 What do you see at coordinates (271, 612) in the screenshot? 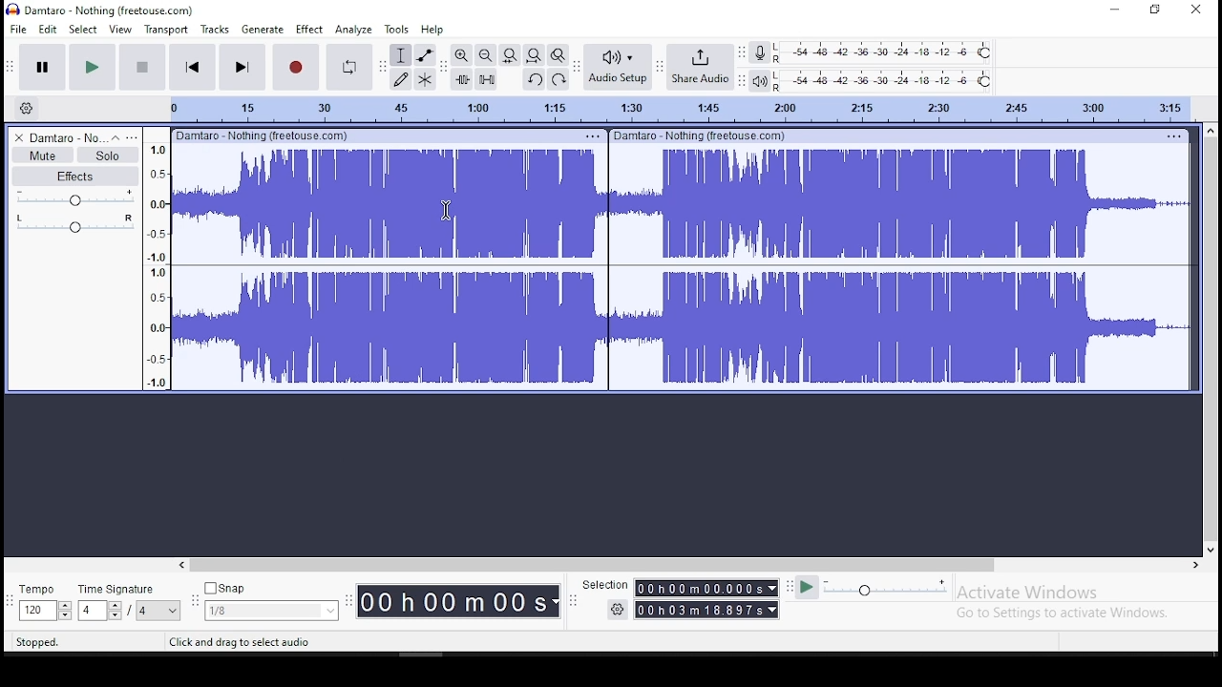
I see `snap` at bounding box center [271, 612].